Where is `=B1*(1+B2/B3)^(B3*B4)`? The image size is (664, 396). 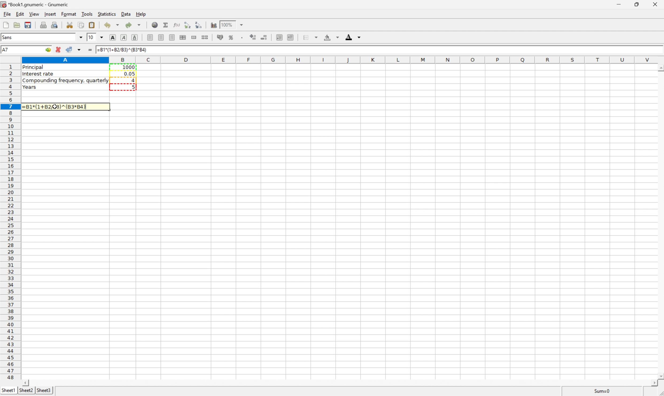
=B1*(1+B2/B3)^(B3*B4) is located at coordinates (122, 50).